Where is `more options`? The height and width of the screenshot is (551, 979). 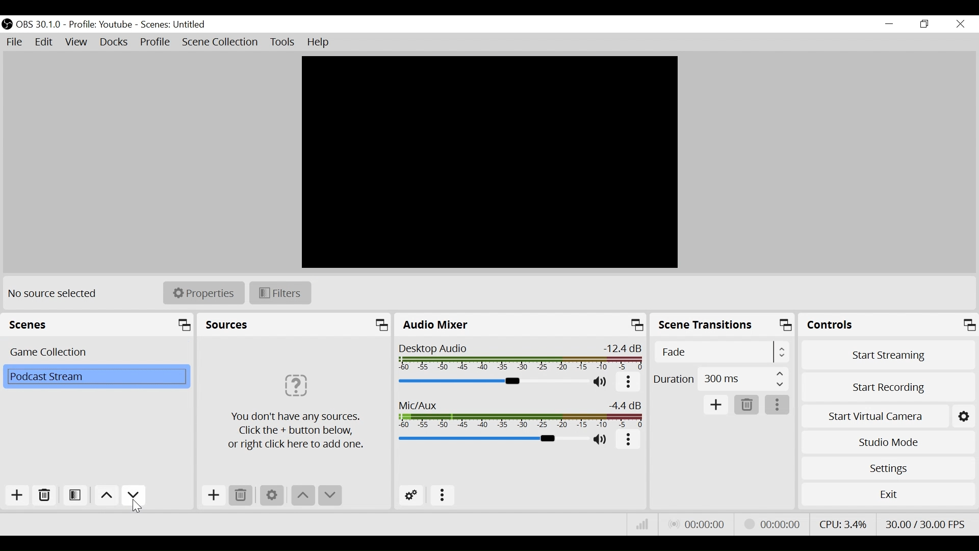 more options is located at coordinates (443, 495).